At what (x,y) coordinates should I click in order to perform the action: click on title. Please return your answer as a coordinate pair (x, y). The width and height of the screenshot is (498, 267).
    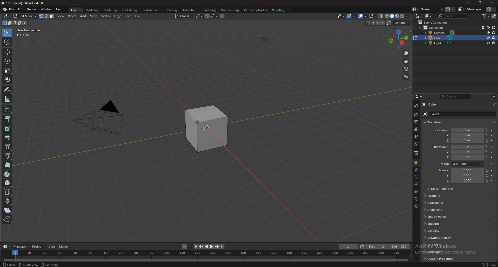
    Looking at the image, I should click on (23, 3).